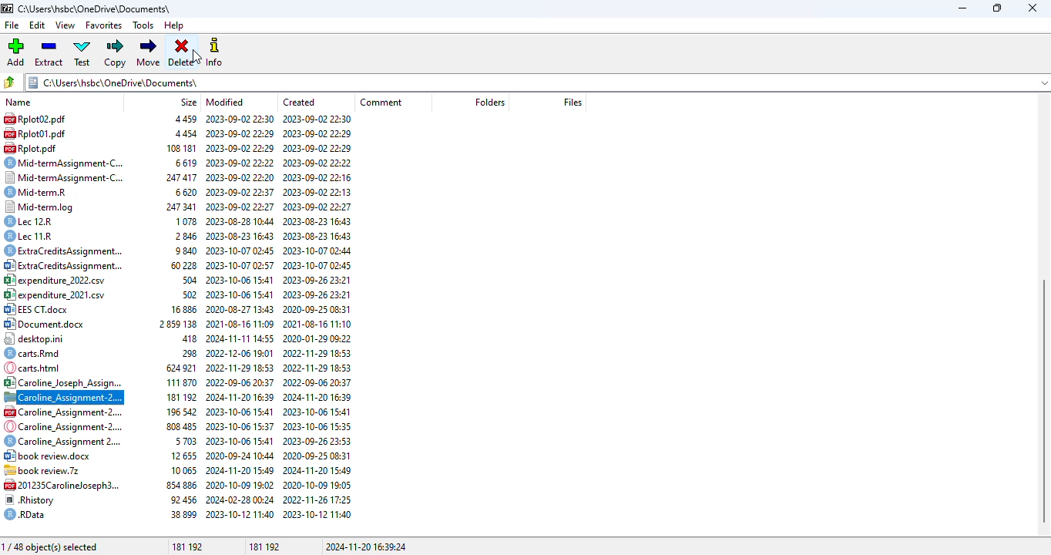  Describe the element at coordinates (8, 9) in the screenshot. I see `7 zip logo` at that location.